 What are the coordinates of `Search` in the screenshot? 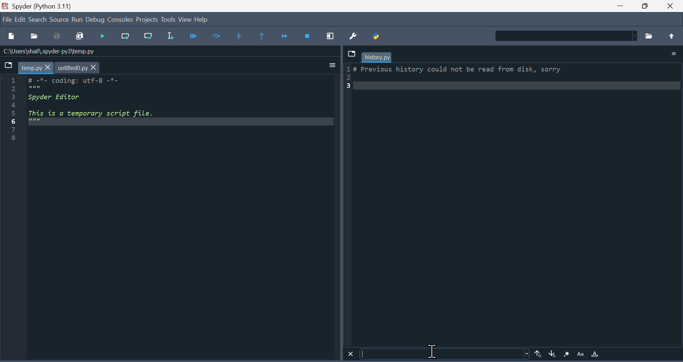 It's located at (38, 20).